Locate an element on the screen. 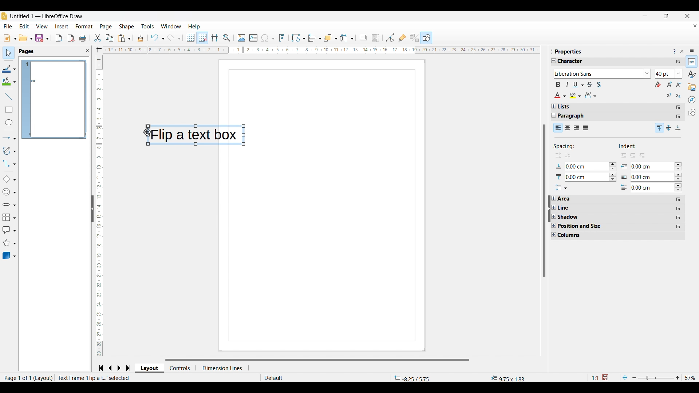  Go to previous slide is located at coordinates (110, 368).